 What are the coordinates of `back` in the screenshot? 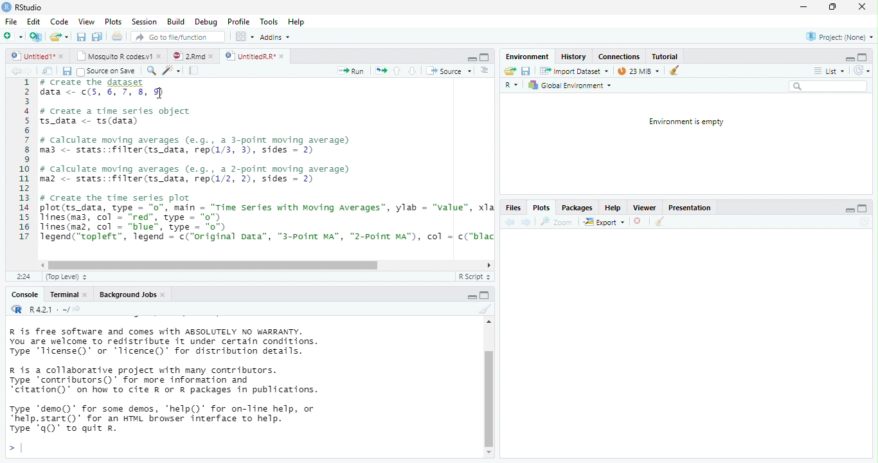 It's located at (15, 71).